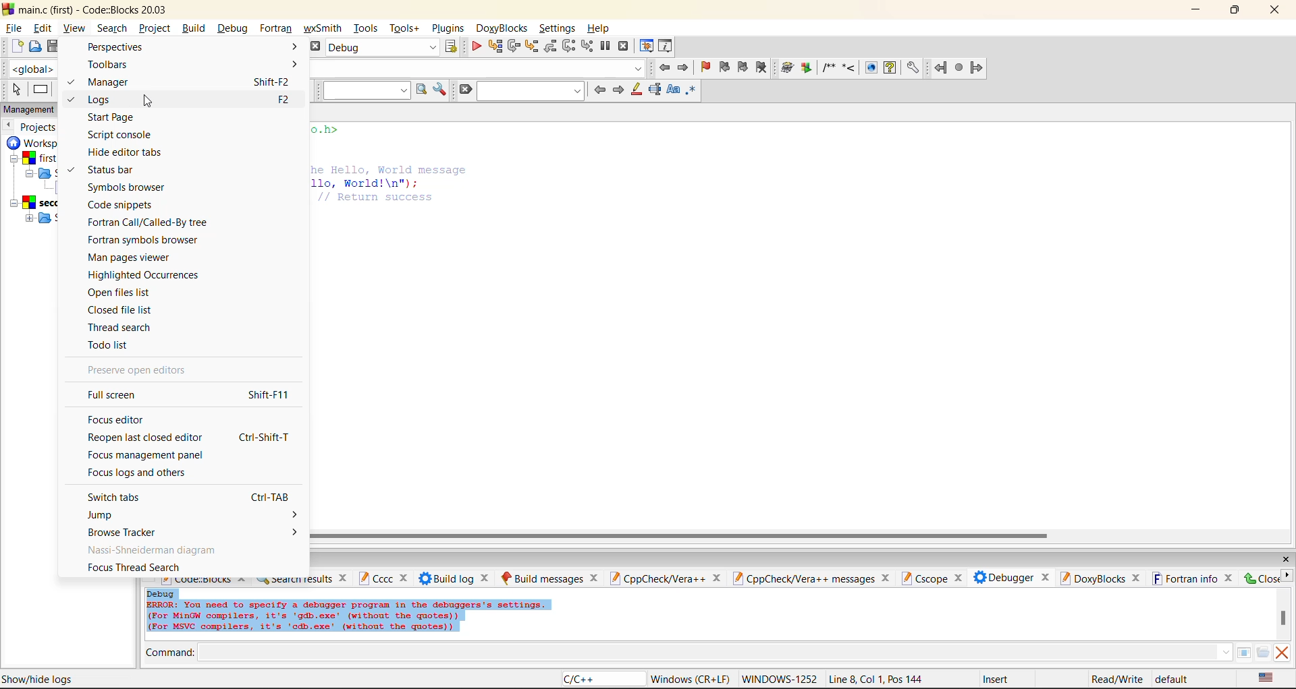 This screenshot has height=689, width=1296. What do you see at coordinates (934, 579) in the screenshot?
I see `cscope` at bounding box center [934, 579].